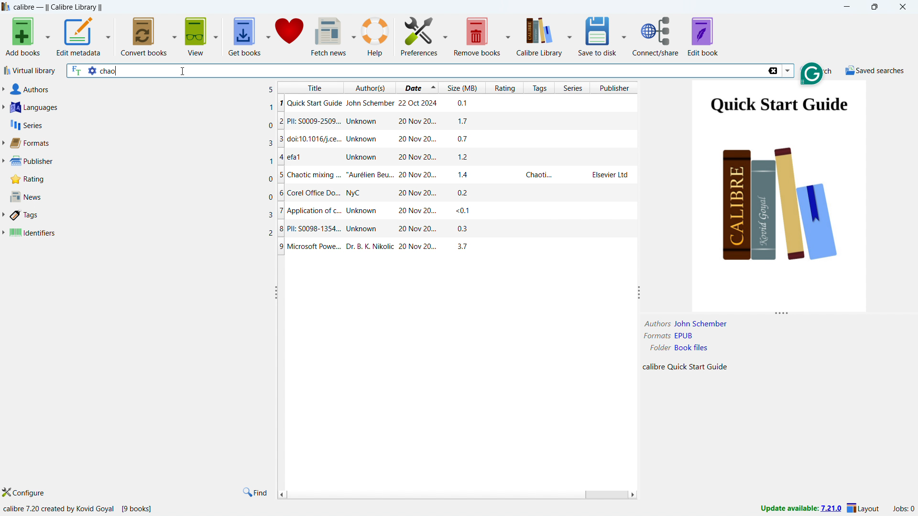 This screenshot has height=516, width=918. Describe the element at coordinates (144, 35) in the screenshot. I see `convert books` at that location.